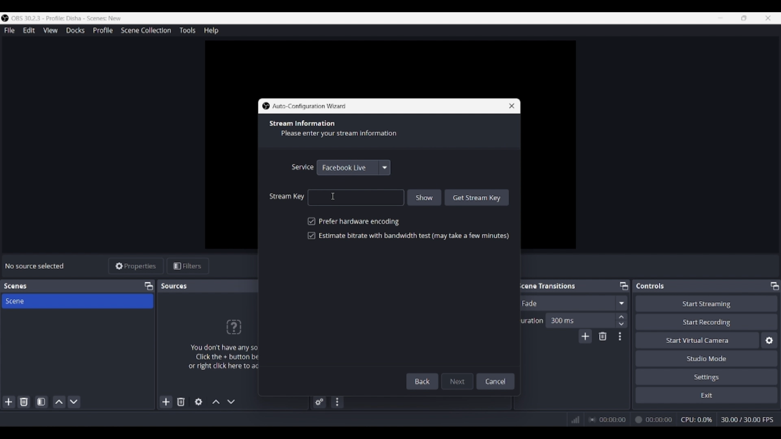 Image resolution: width=781 pixels, height=439 pixels. Describe the element at coordinates (336, 194) in the screenshot. I see `TEXT CURSOR` at that location.